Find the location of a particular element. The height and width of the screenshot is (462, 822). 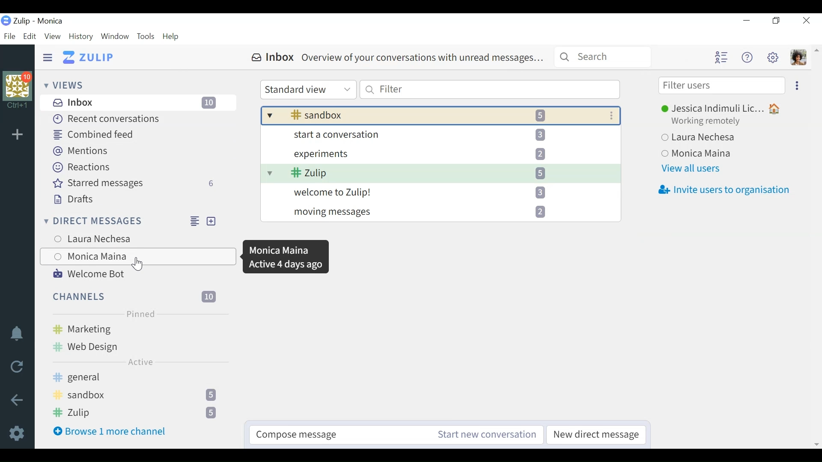

Views is located at coordinates (66, 86).